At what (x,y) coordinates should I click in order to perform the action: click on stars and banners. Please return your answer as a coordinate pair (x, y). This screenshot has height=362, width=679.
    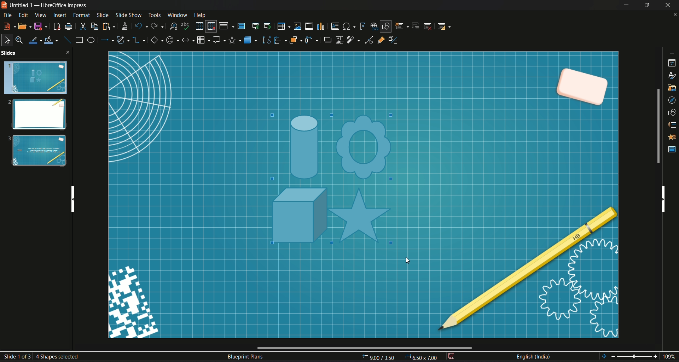
    Looking at the image, I should click on (234, 40).